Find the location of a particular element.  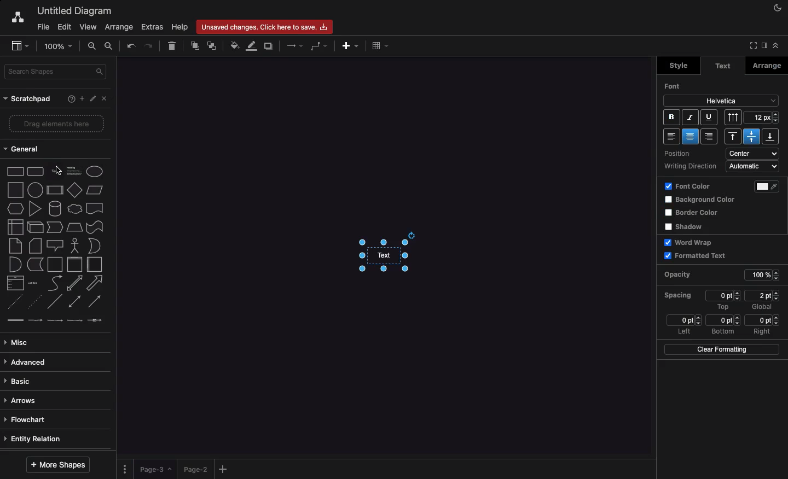

Collapse is located at coordinates (751, 46).